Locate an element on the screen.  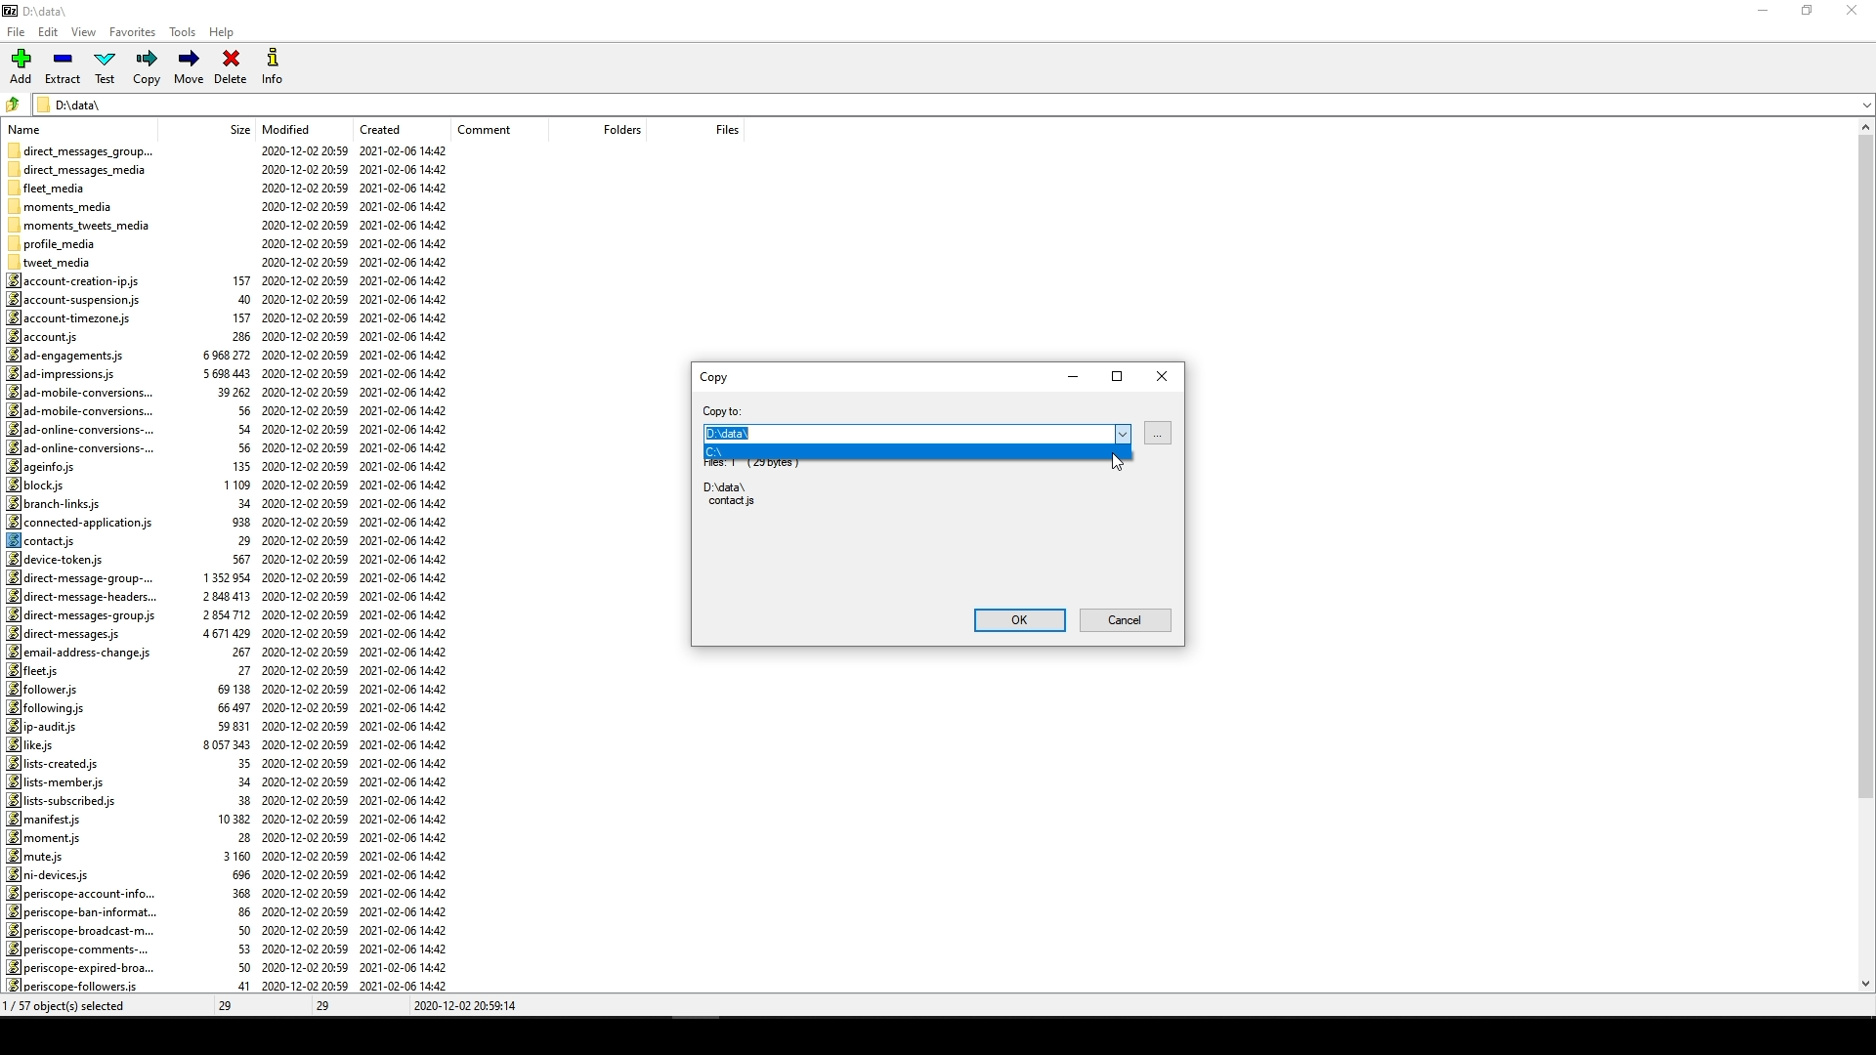
comment is located at coordinates (490, 129).